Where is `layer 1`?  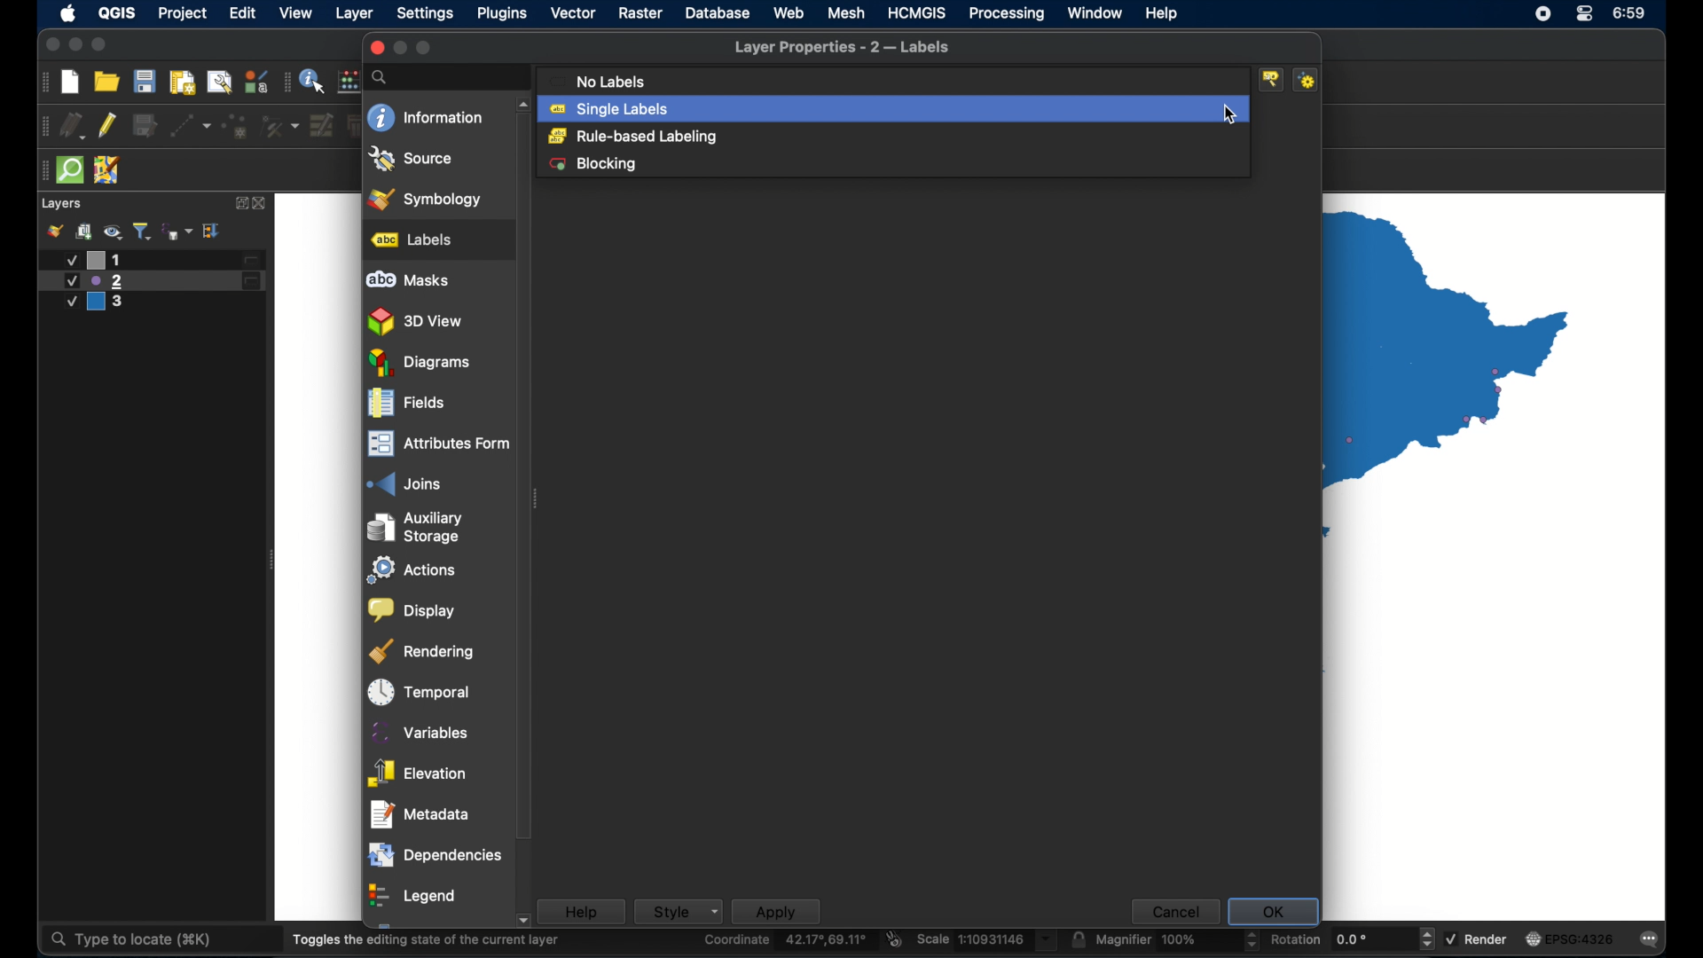
layer 1 is located at coordinates (160, 260).